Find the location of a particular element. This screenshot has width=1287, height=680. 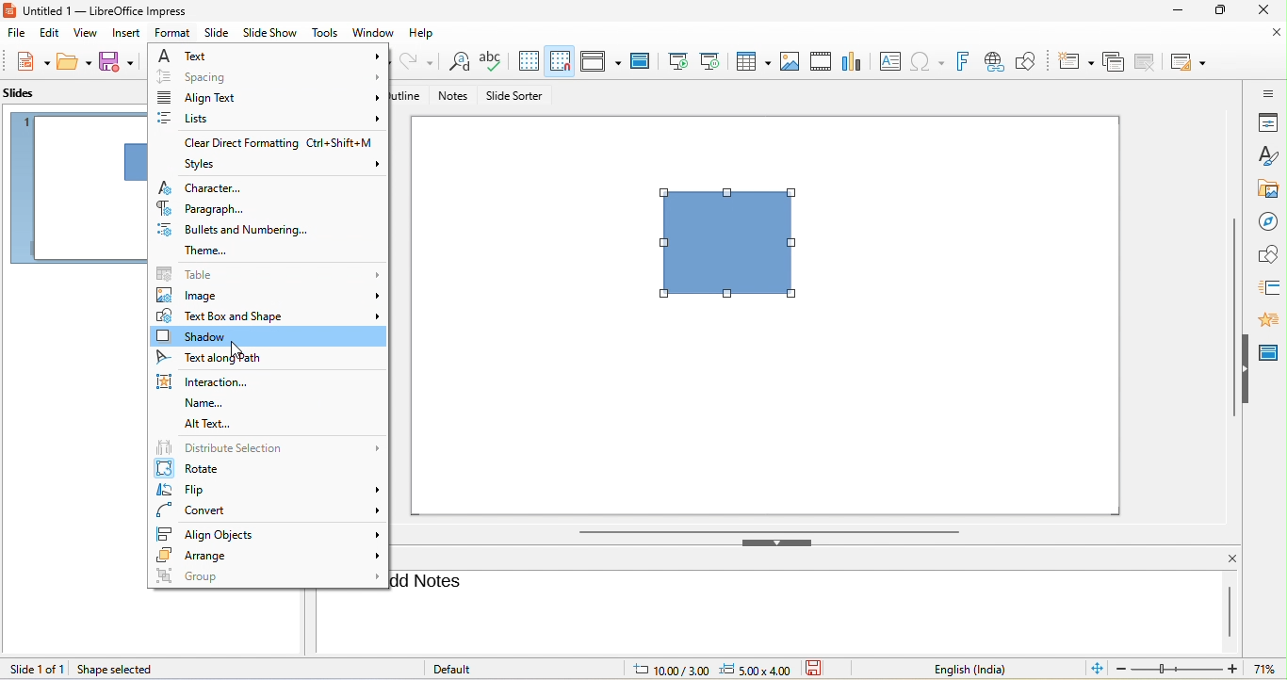

slide is located at coordinates (218, 33).